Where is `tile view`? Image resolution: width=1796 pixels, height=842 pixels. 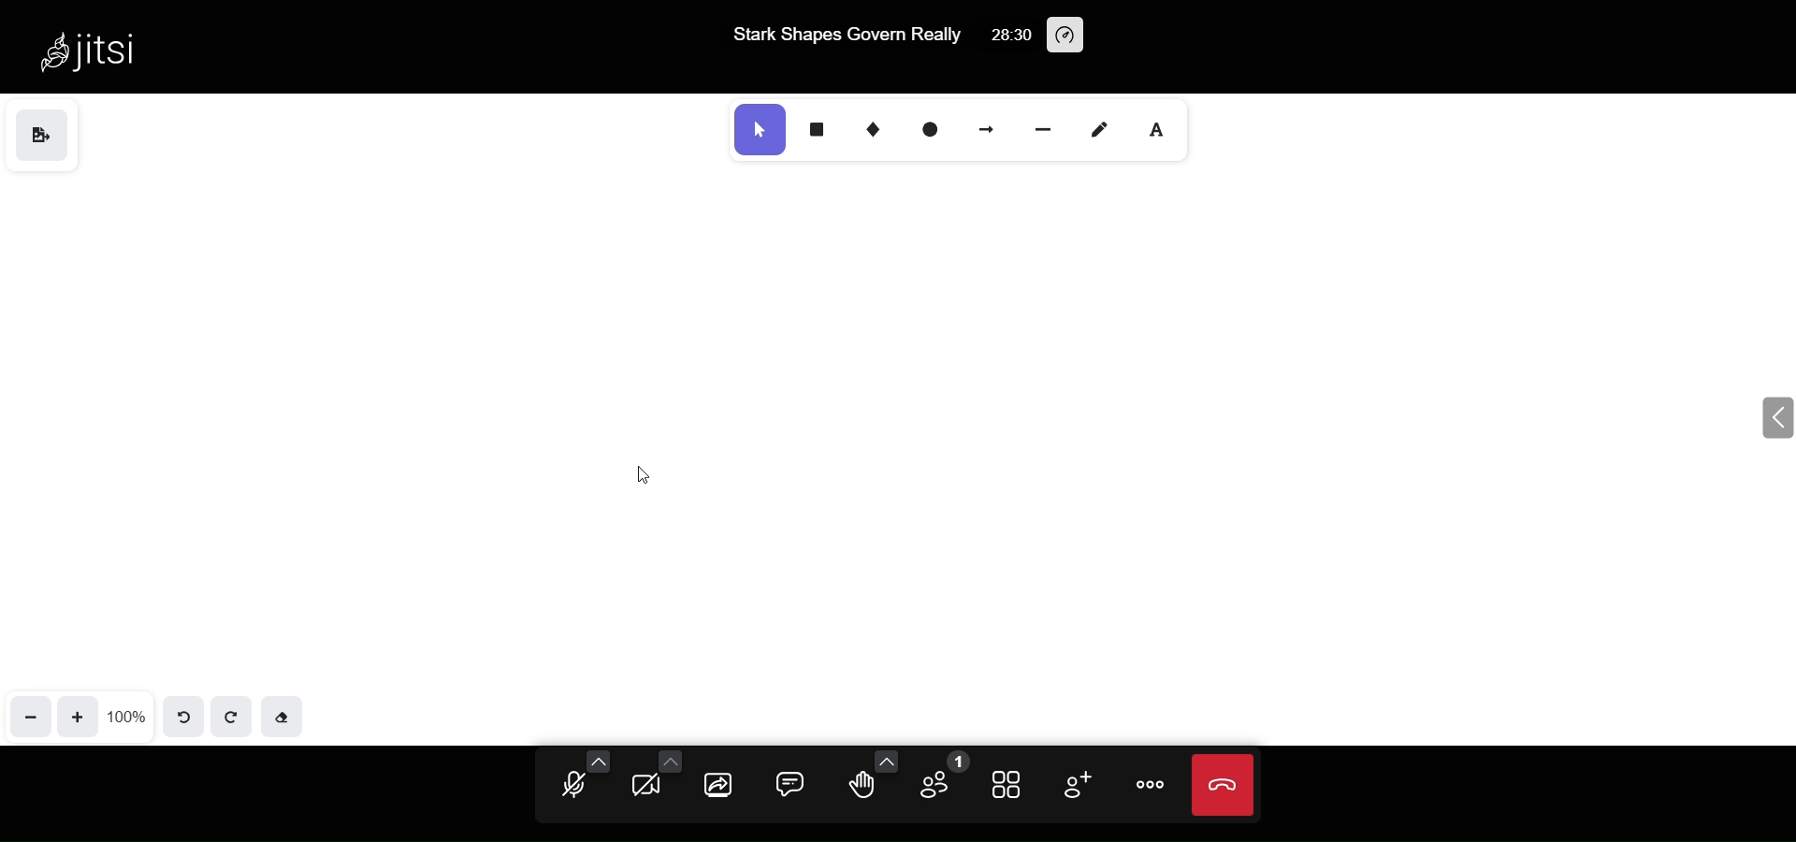 tile view is located at coordinates (1006, 786).